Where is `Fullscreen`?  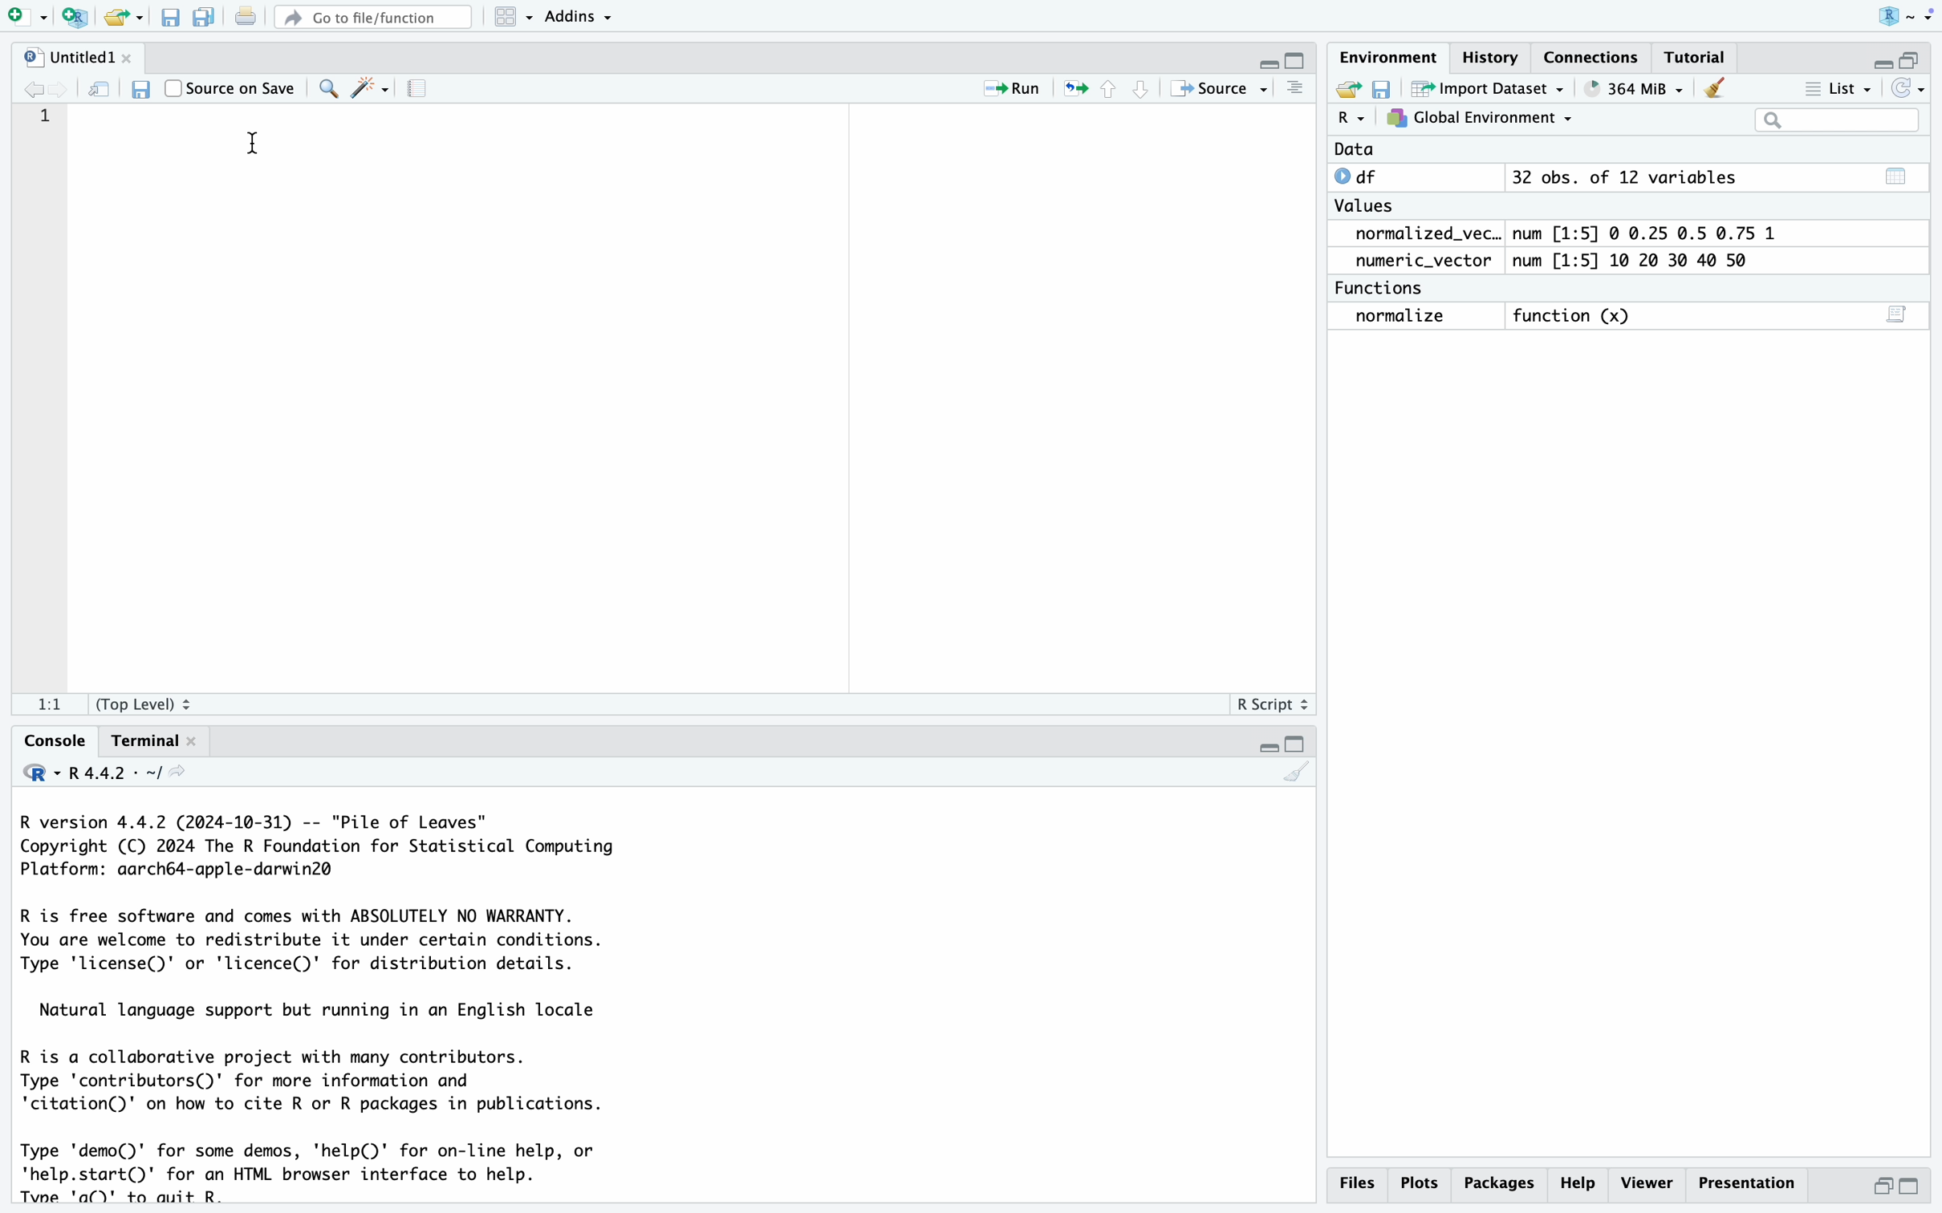
Fullscreen is located at coordinates (1283, 59).